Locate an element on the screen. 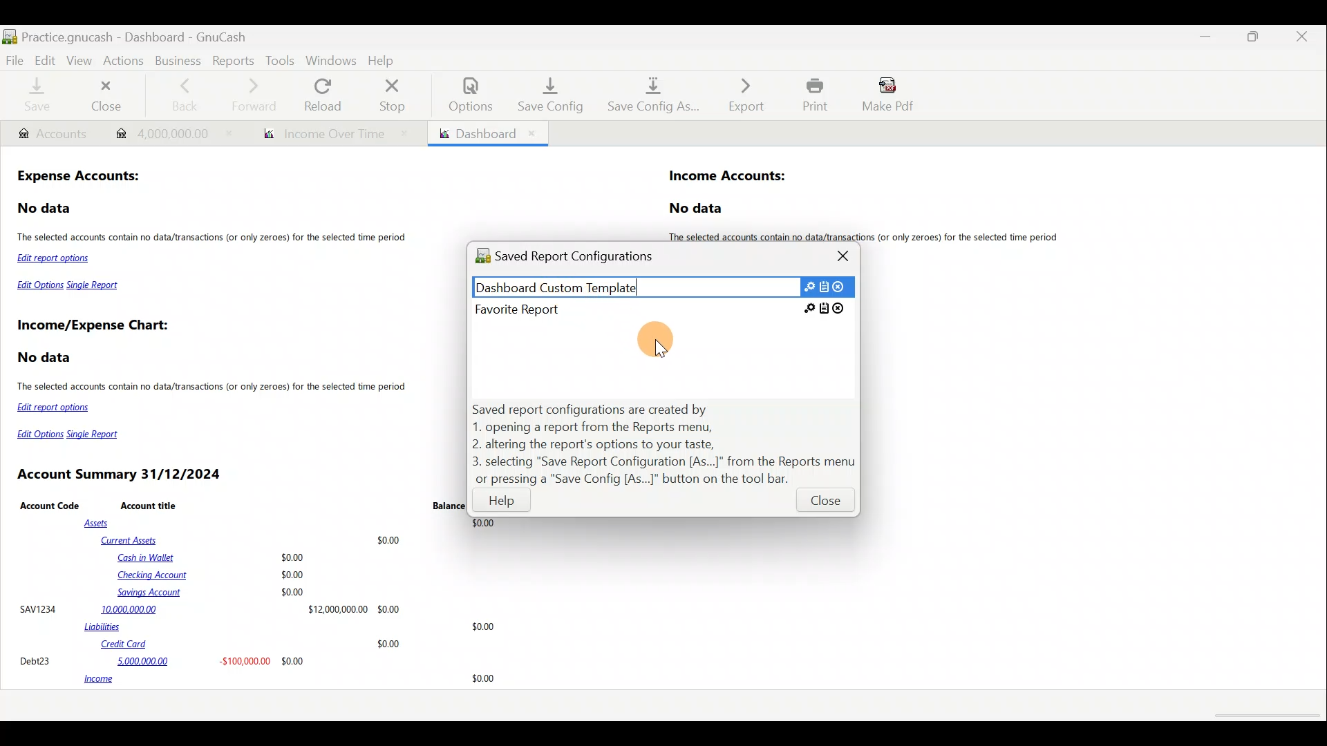 Image resolution: width=1327 pixels, height=746 pixels. SAVI234 10,000,000.00 $12,000,00000 $0.00 is located at coordinates (209, 609).